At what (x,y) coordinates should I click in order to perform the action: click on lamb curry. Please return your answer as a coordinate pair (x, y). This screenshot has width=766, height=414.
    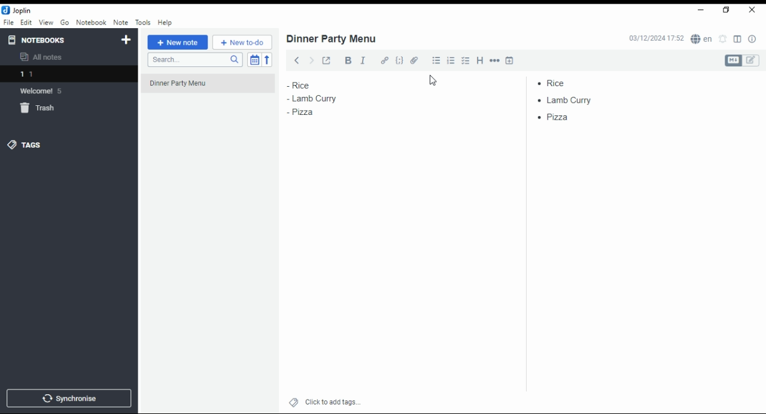
    Looking at the image, I should click on (569, 100).